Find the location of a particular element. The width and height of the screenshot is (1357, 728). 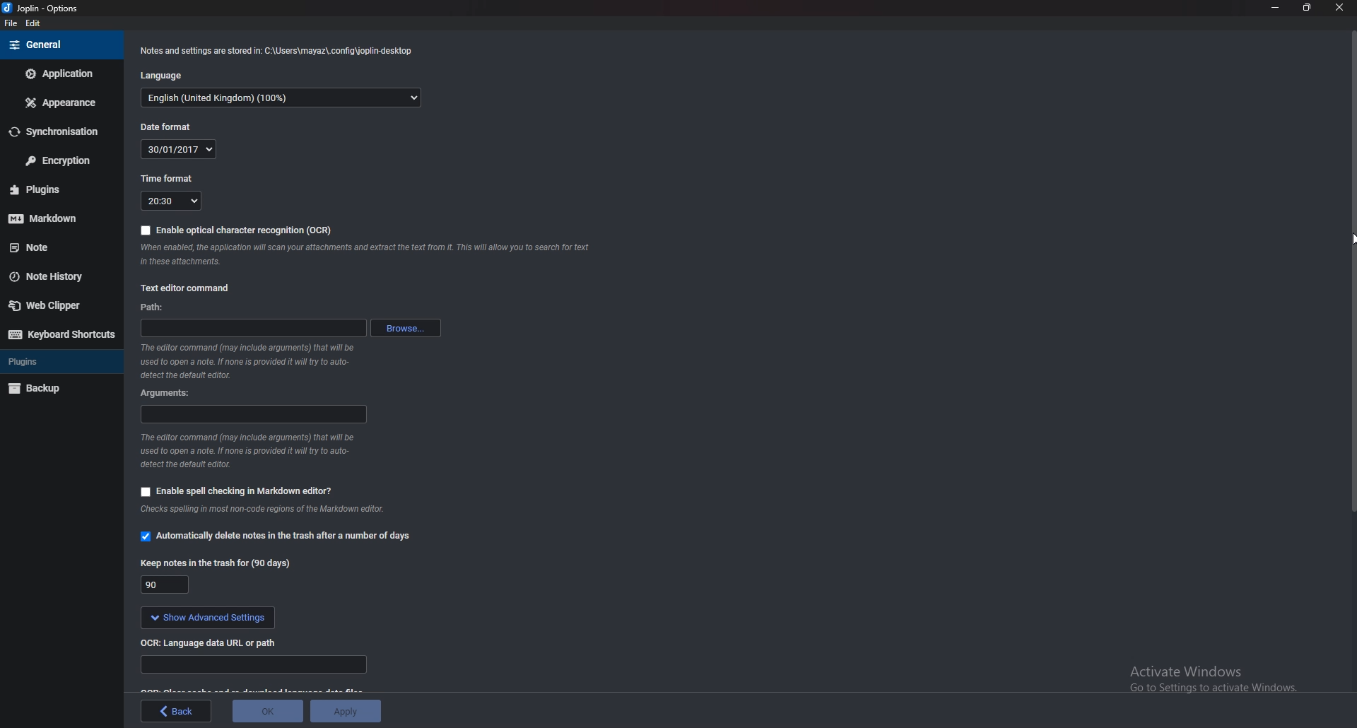

show advanced settings is located at coordinates (205, 616).